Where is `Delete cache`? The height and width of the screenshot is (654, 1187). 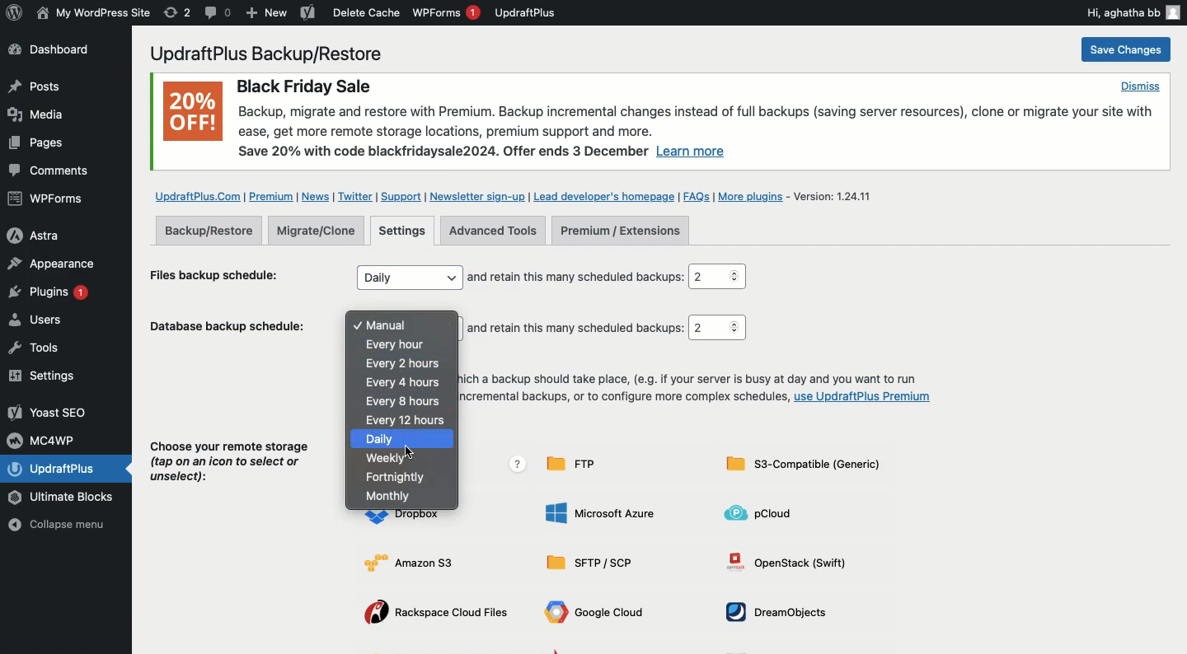
Delete cache is located at coordinates (367, 12).